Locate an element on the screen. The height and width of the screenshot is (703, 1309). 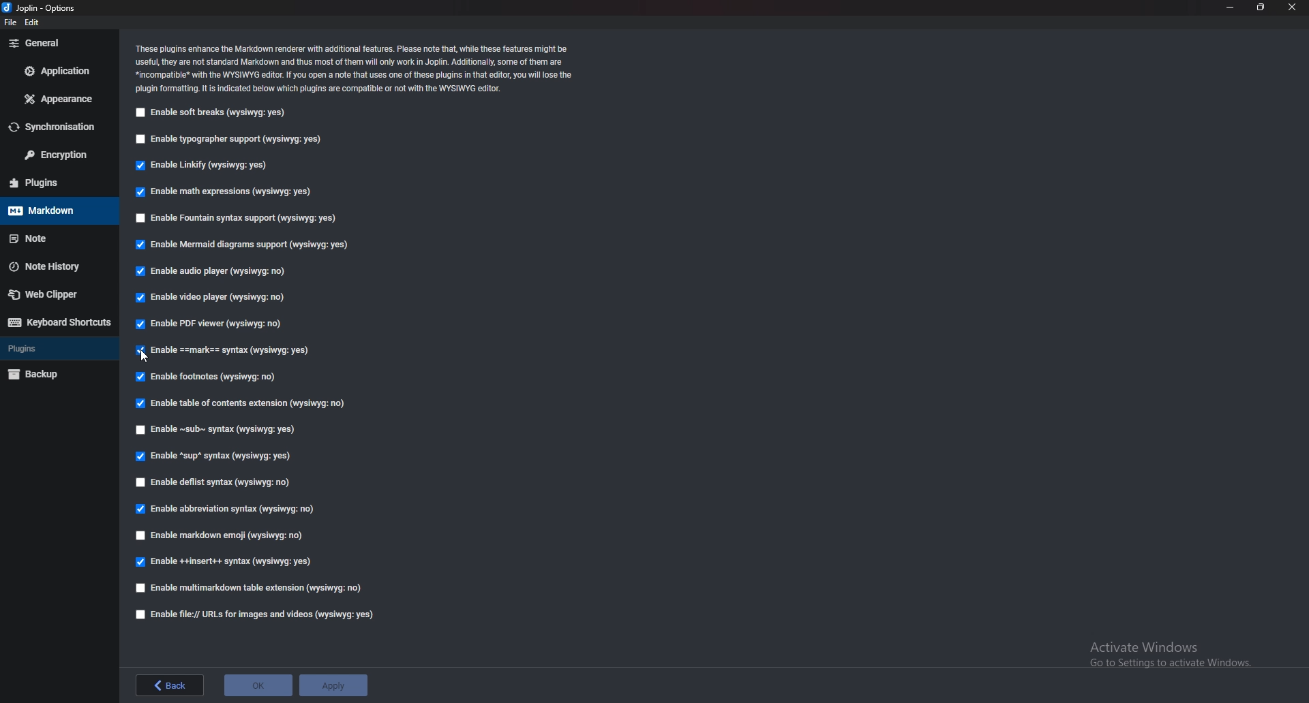
Enable footnotes is located at coordinates (209, 377).